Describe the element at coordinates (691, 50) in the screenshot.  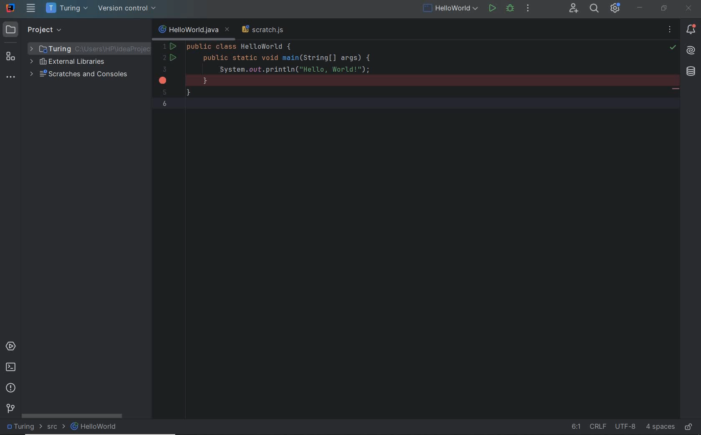
I see `AI Assistant` at that location.